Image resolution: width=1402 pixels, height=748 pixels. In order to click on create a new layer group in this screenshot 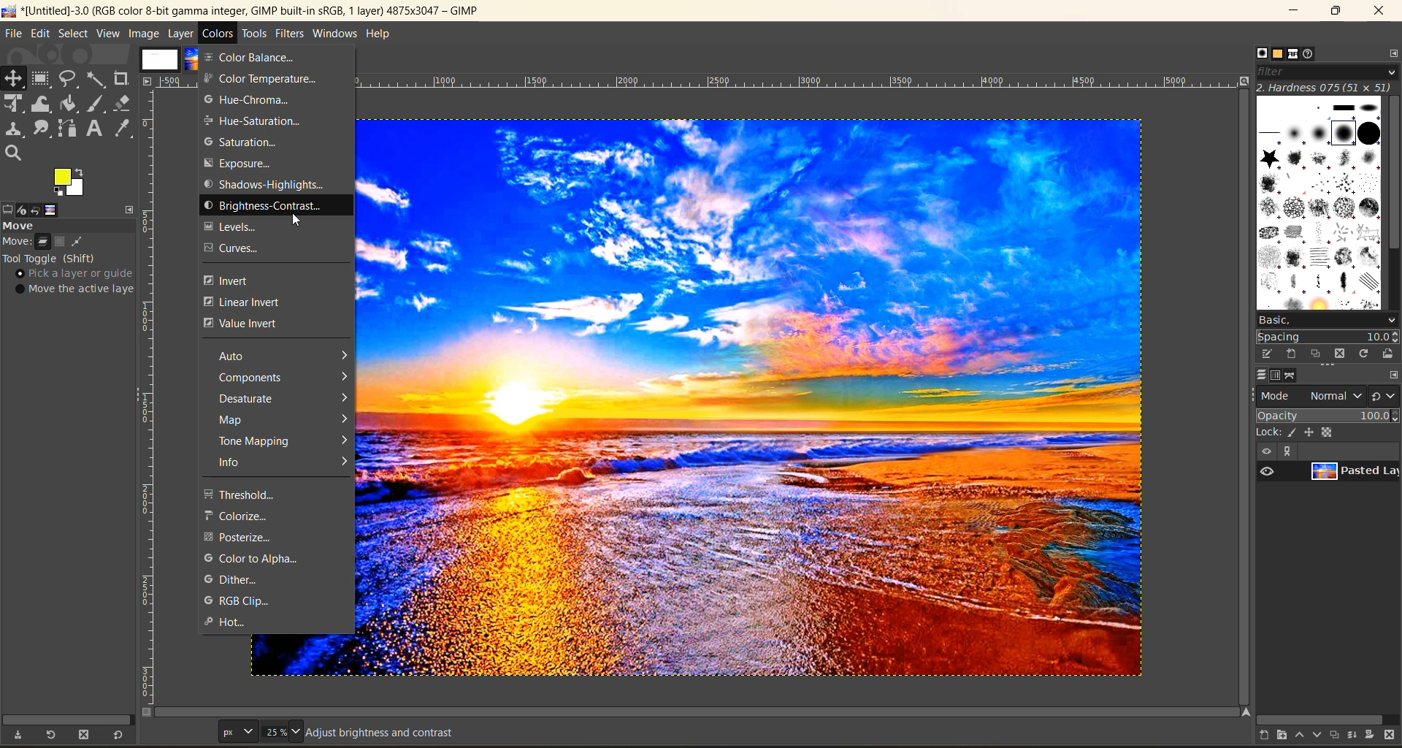, I will do `click(1289, 736)`.